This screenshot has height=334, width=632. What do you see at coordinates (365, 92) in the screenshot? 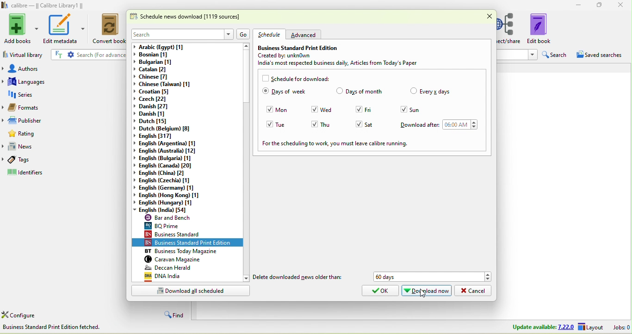
I see `days of month` at bounding box center [365, 92].